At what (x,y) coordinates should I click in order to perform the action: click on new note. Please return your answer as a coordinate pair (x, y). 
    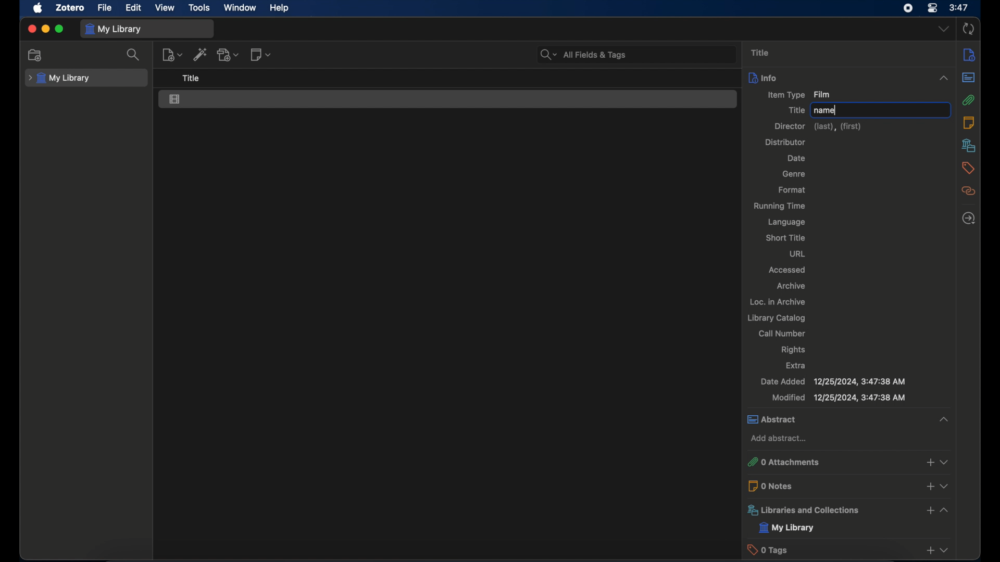
    Looking at the image, I should click on (262, 55).